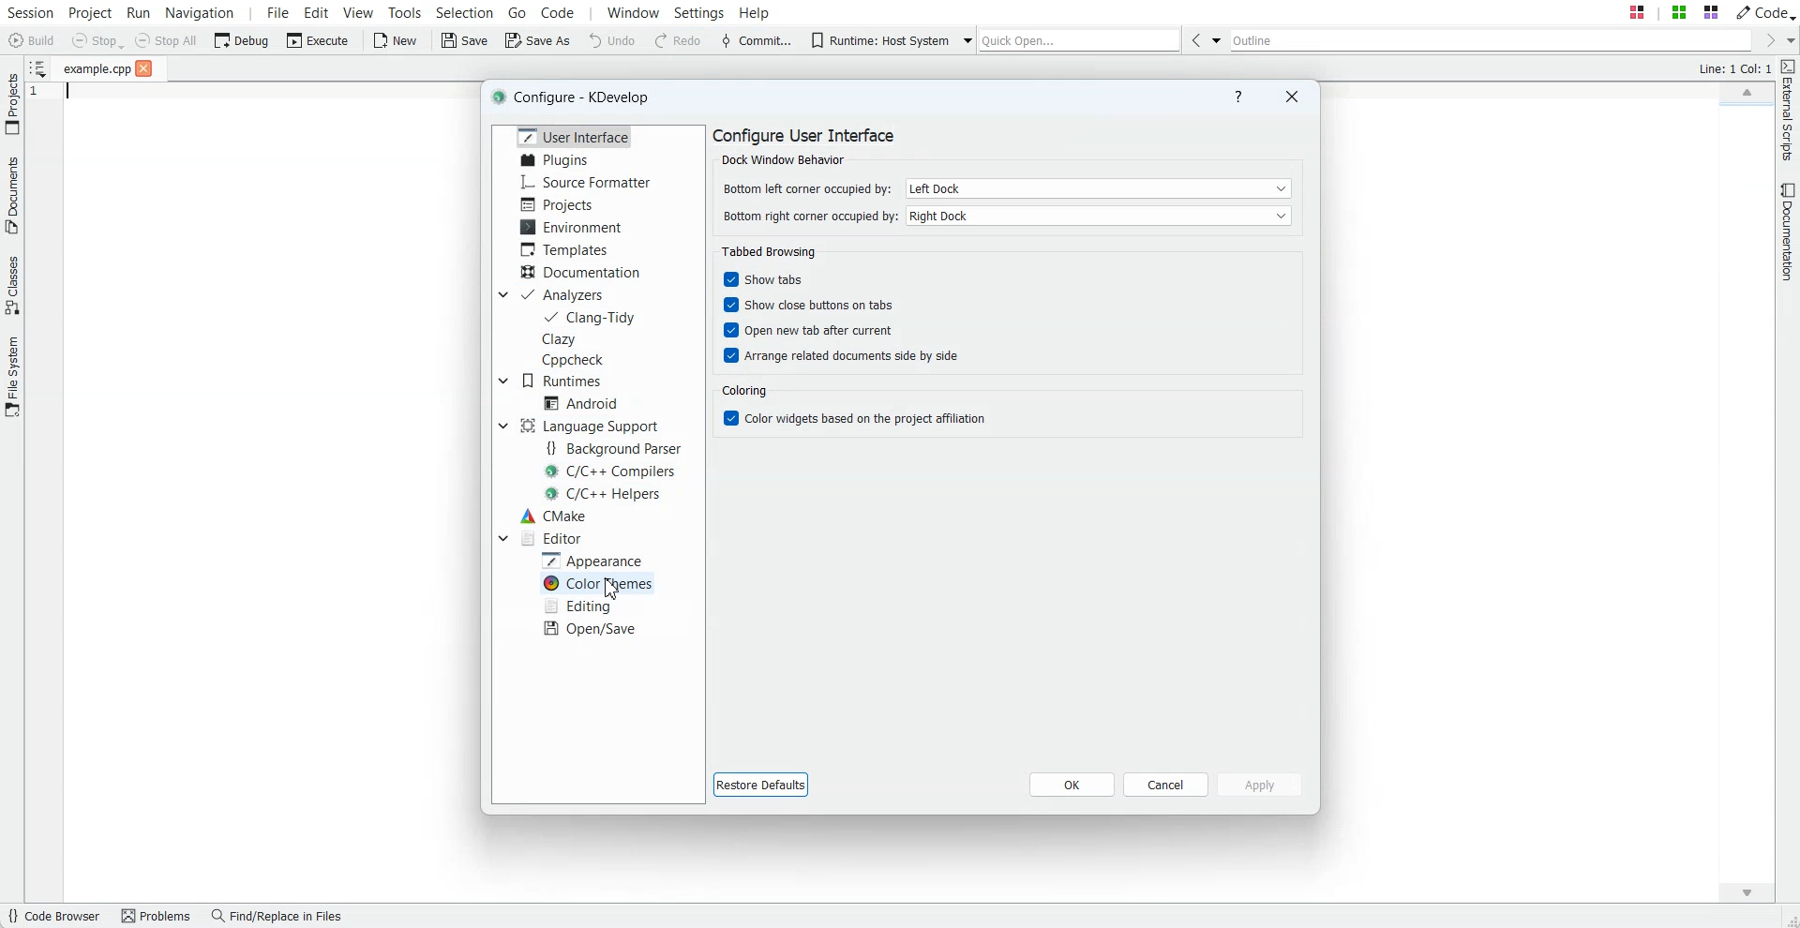  Describe the element at coordinates (1789, 112) in the screenshot. I see `External Script` at that location.